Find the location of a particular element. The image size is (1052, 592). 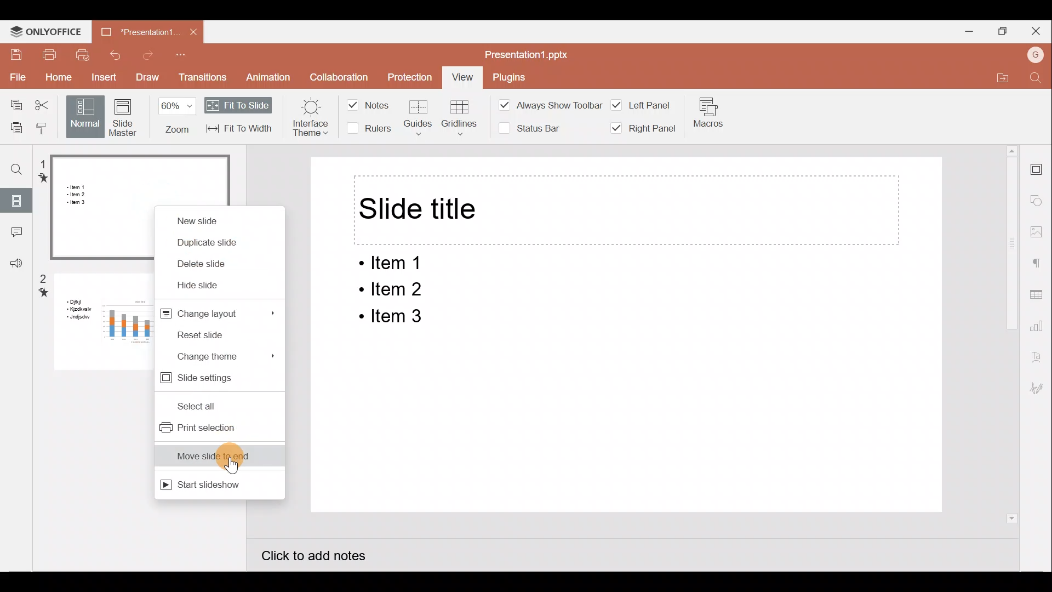

Feedback & support is located at coordinates (16, 264).